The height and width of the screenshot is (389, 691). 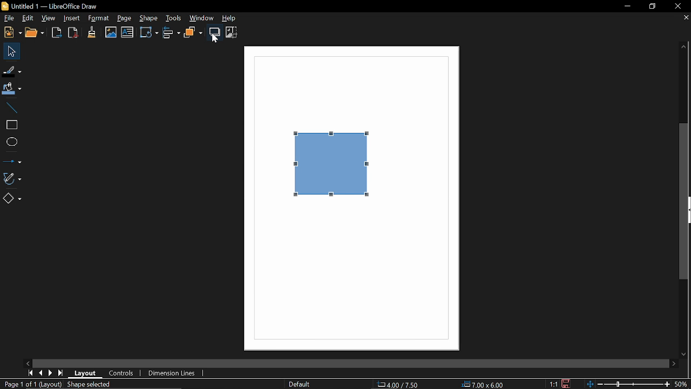 What do you see at coordinates (98, 18) in the screenshot?
I see `Format` at bounding box center [98, 18].